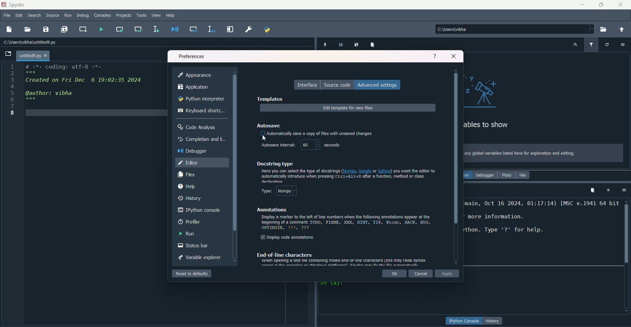 This screenshot has width=631, height=327. I want to click on apply, so click(448, 274).